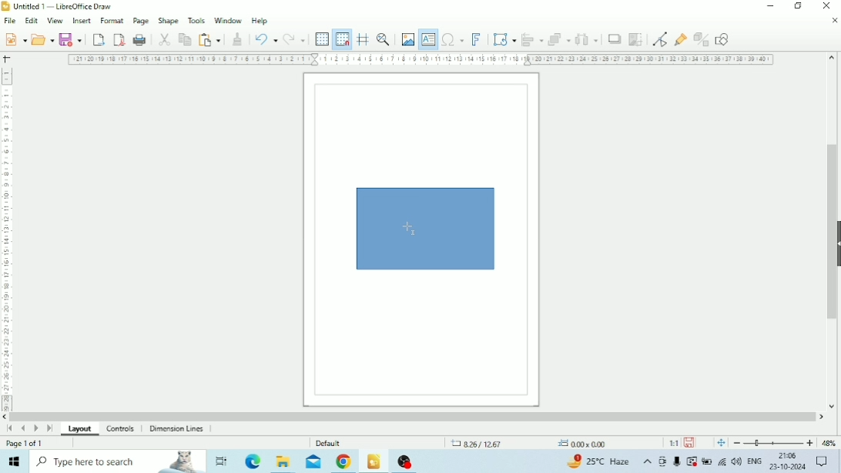 The width and height of the screenshot is (841, 473). What do you see at coordinates (14, 39) in the screenshot?
I see `New` at bounding box center [14, 39].